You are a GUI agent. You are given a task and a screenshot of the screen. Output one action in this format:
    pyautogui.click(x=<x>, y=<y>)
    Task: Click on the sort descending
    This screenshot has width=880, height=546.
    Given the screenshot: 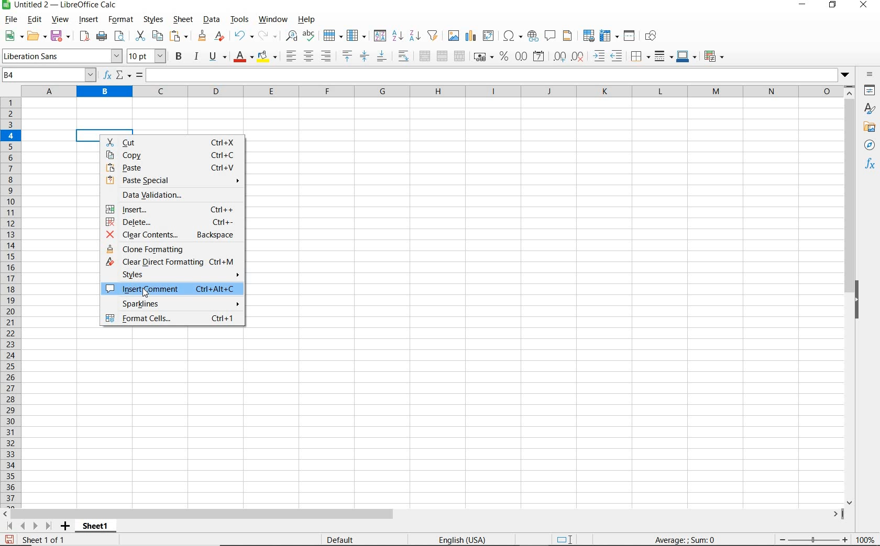 What is the action you would take?
    pyautogui.click(x=416, y=37)
    